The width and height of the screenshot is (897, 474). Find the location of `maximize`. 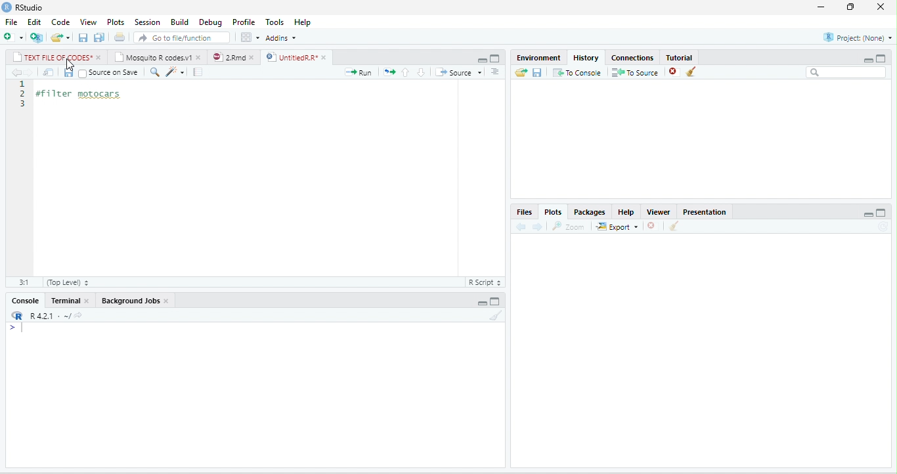

maximize is located at coordinates (494, 58).